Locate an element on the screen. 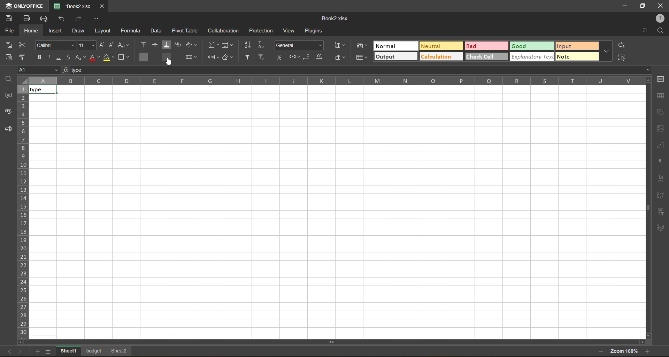 This screenshot has width=669, height=357. spellcheck is located at coordinates (9, 113).